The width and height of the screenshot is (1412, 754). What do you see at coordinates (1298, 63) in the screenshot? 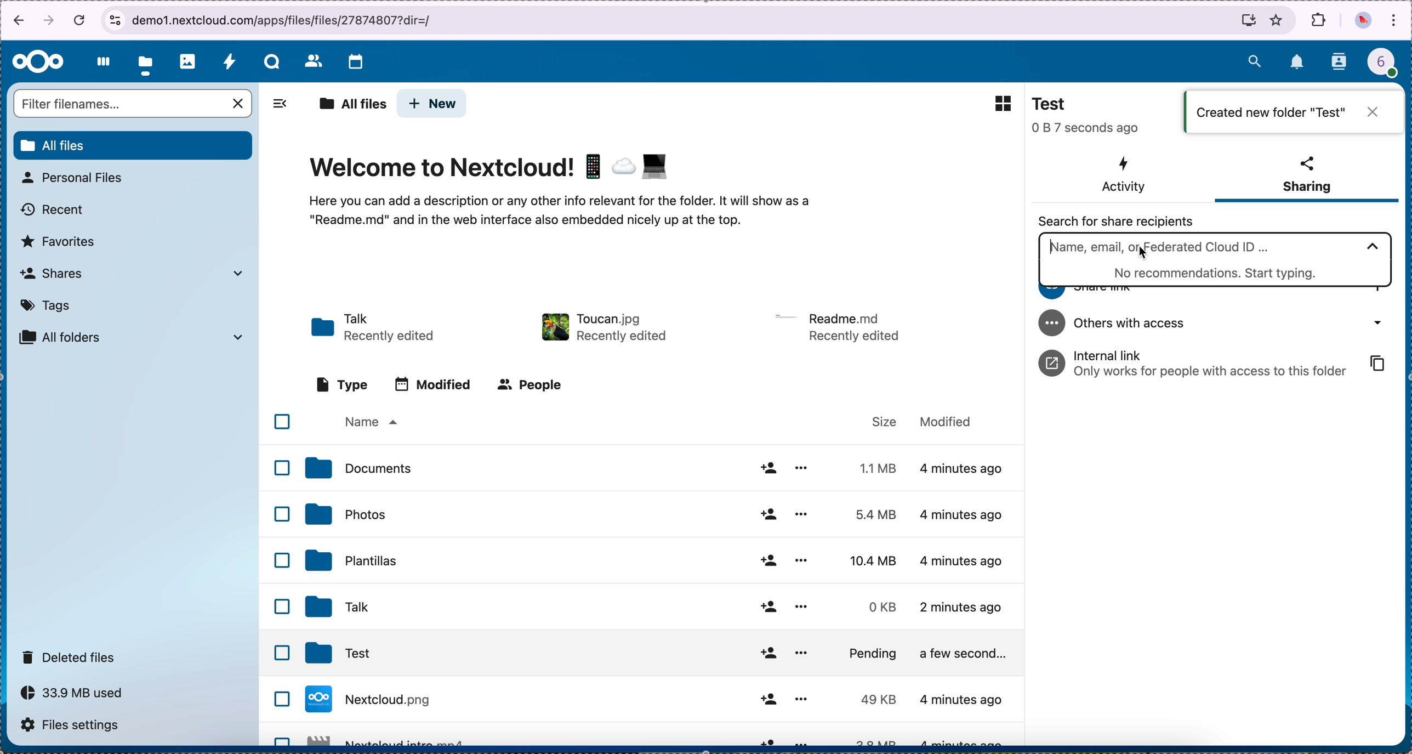
I see `notifications` at bounding box center [1298, 63].